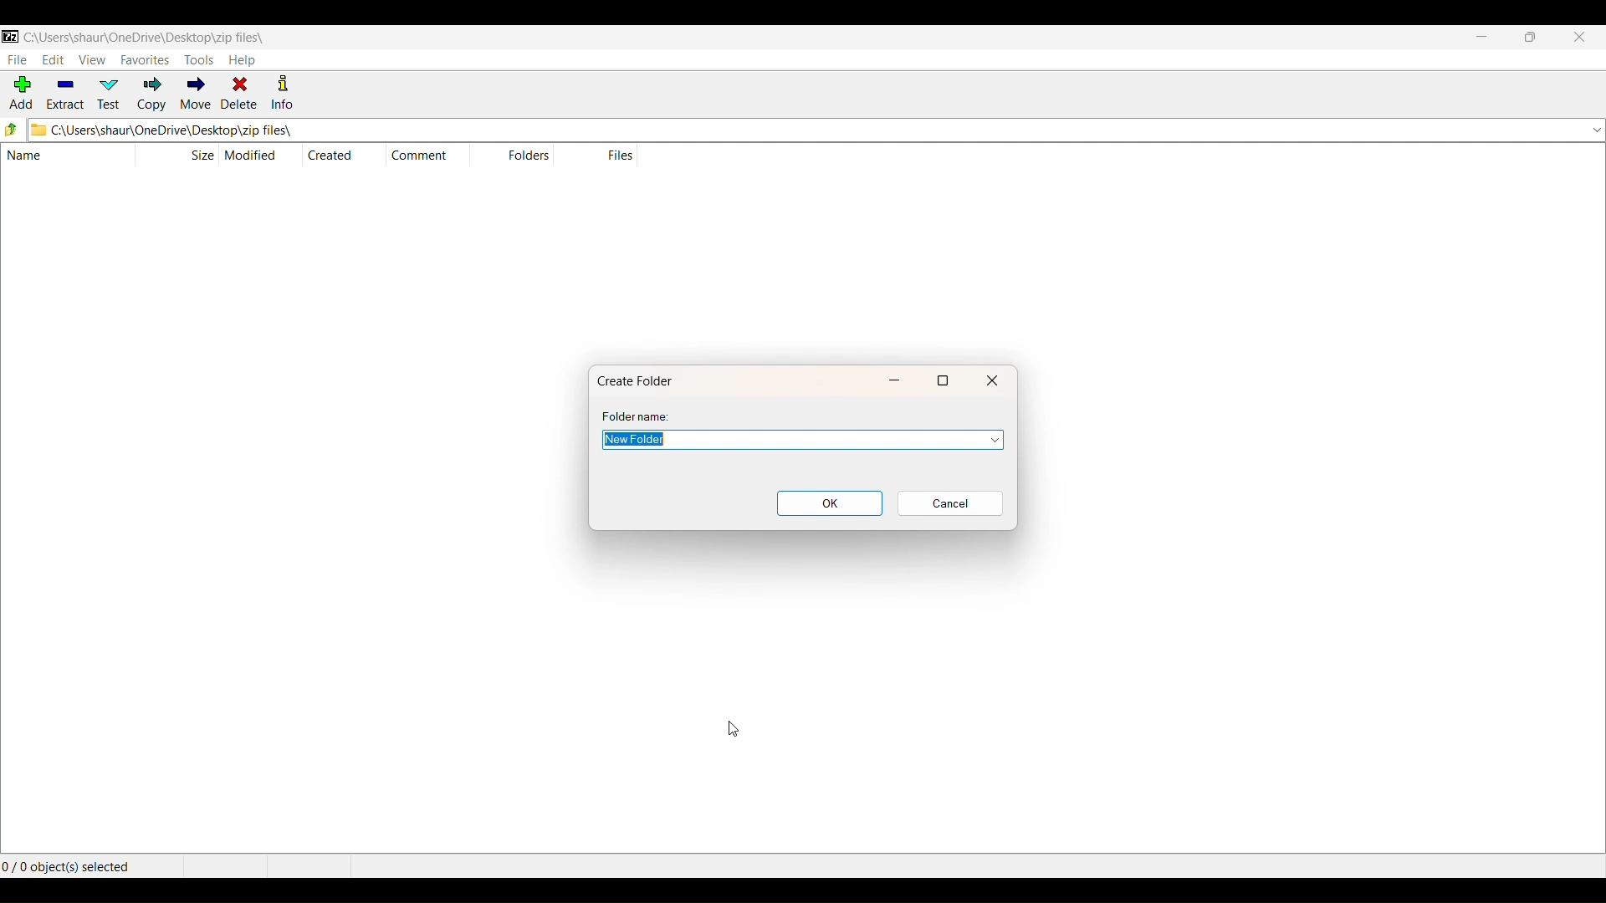 Image resolution: width=1606 pixels, height=903 pixels. Describe the element at coordinates (152, 94) in the screenshot. I see `COPY` at that location.